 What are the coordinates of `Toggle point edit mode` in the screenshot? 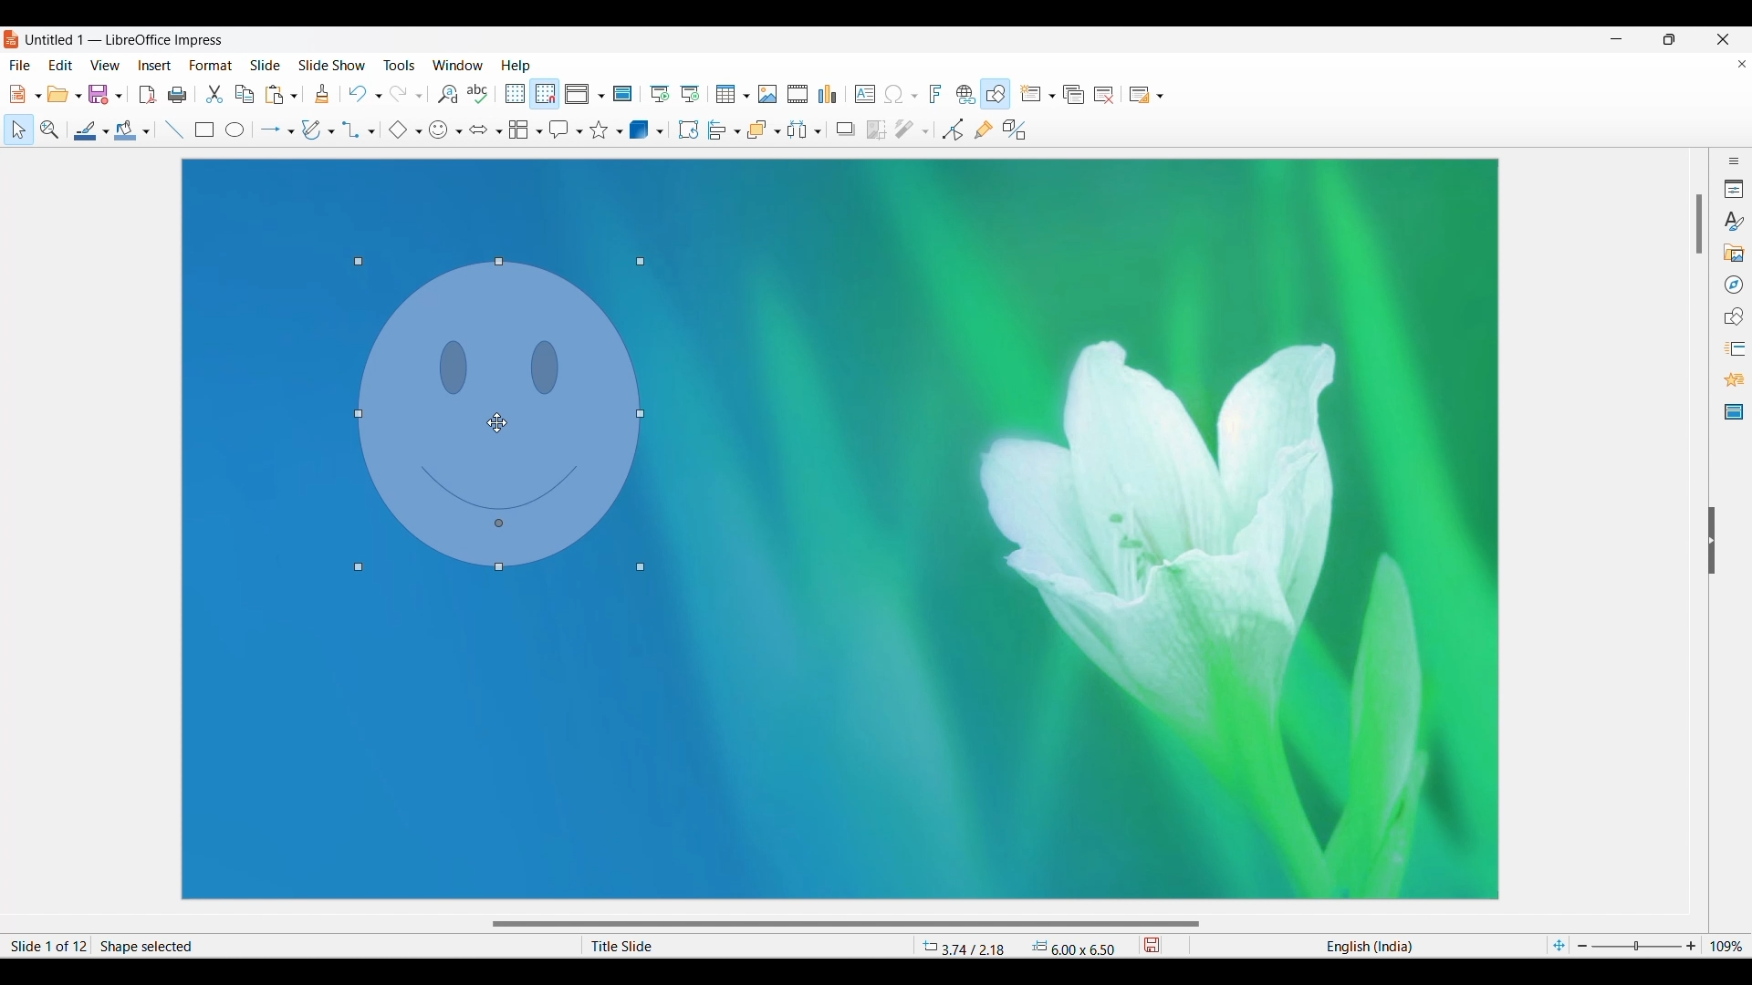 It's located at (953, 130).